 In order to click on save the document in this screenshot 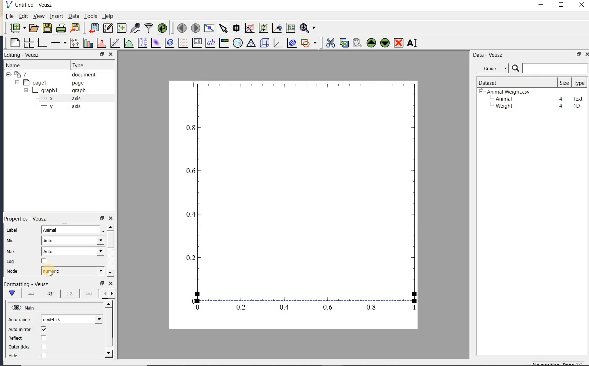, I will do `click(47, 28)`.